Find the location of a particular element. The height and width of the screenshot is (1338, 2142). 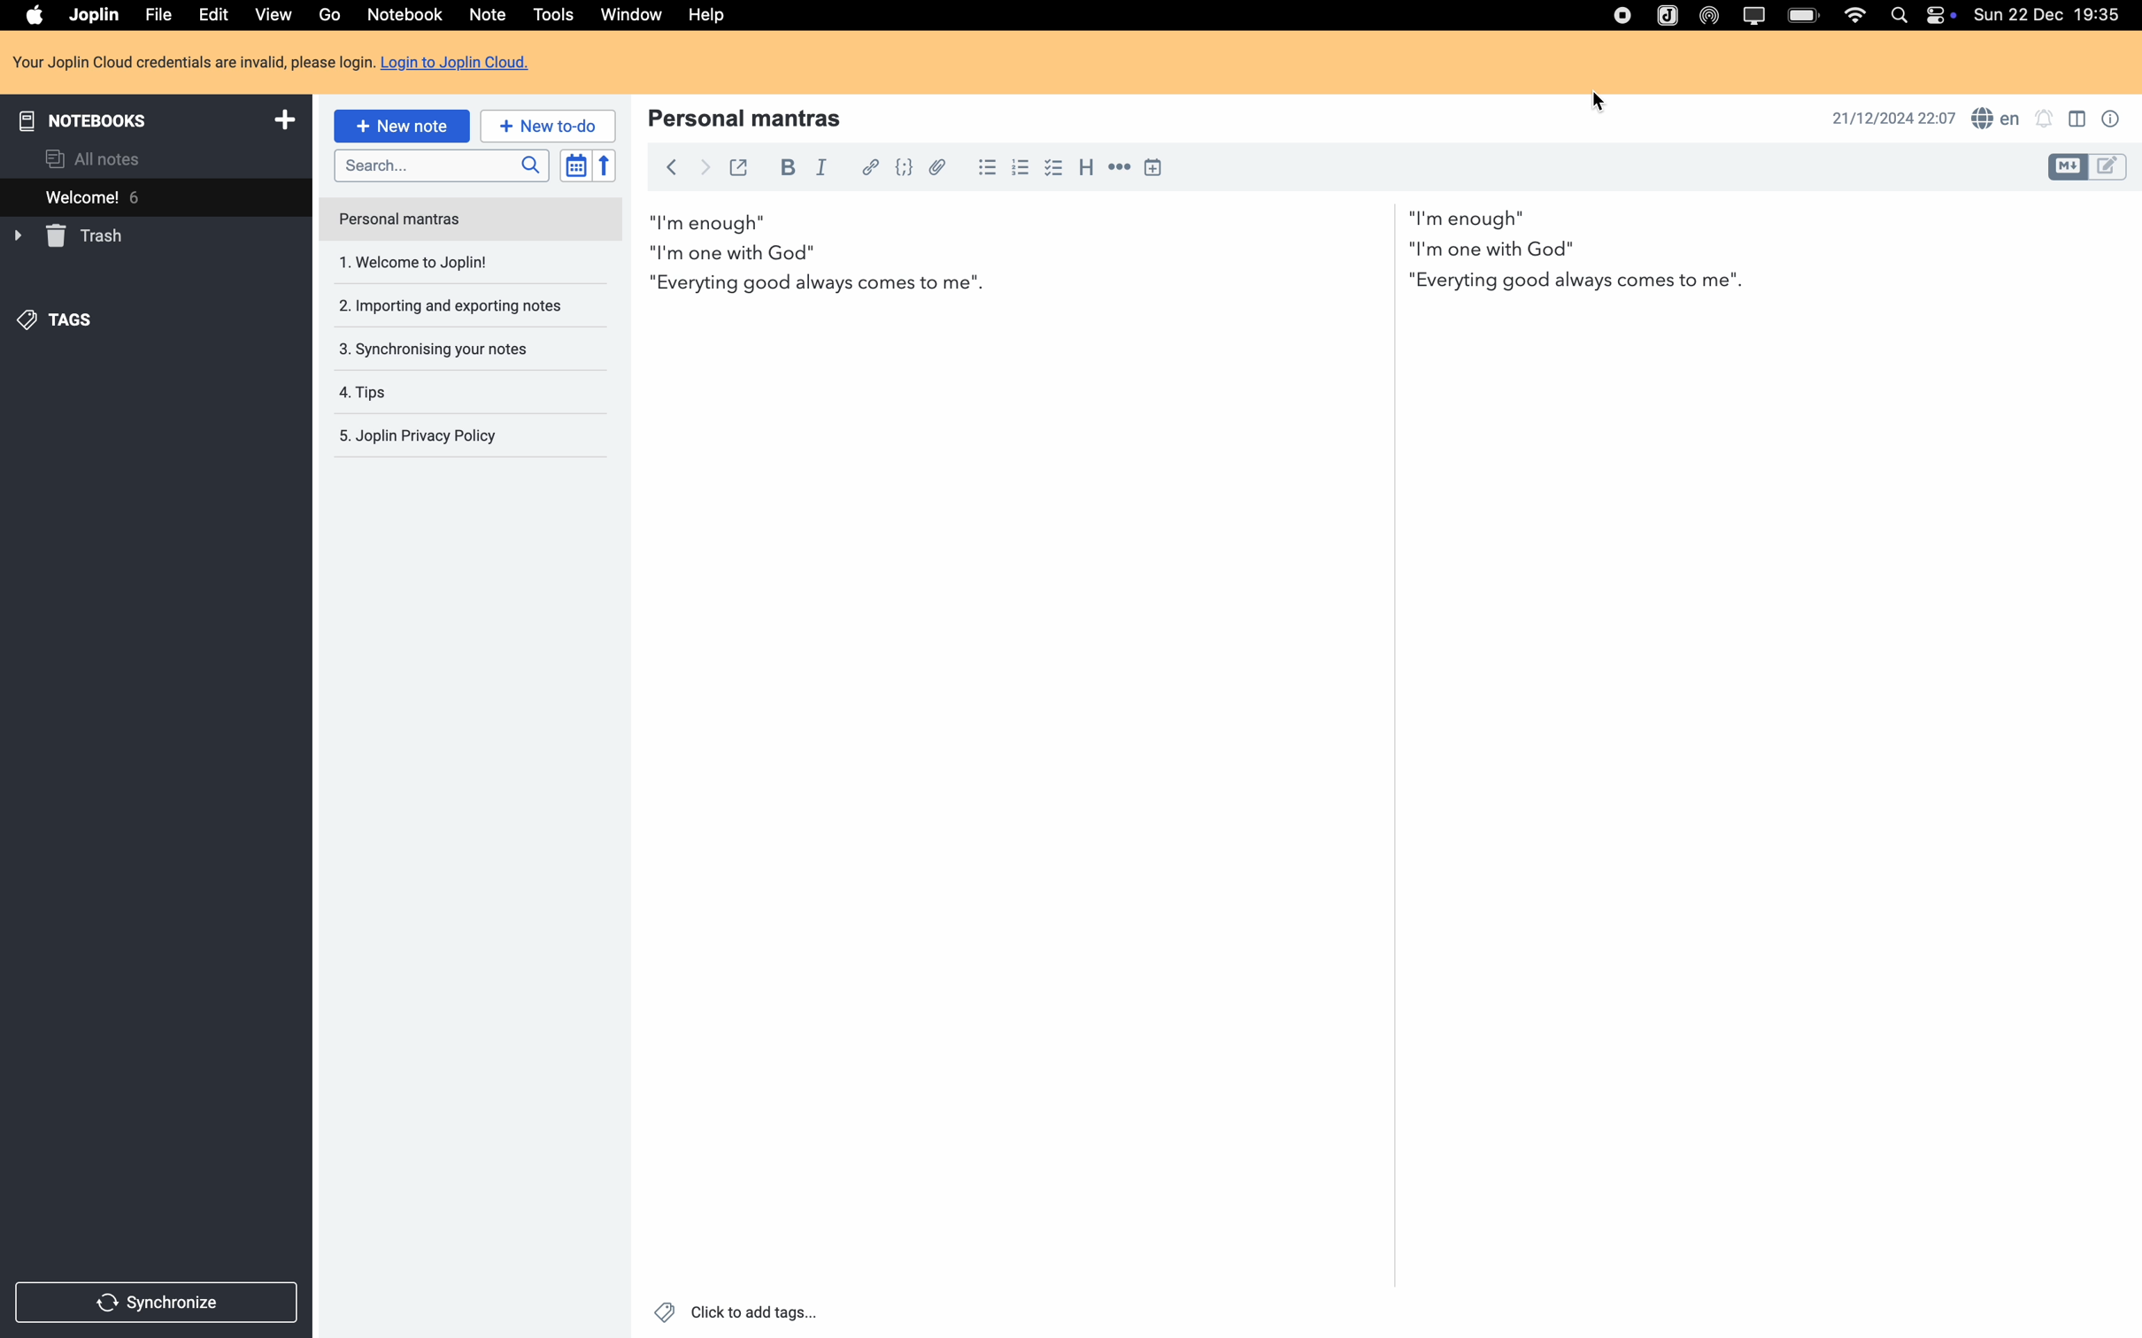

reverse sort order is located at coordinates (605, 164).